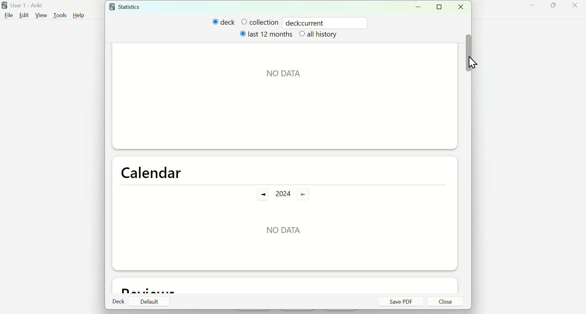  What do you see at coordinates (81, 15) in the screenshot?
I see `Help` at bounding box center [81, 15].